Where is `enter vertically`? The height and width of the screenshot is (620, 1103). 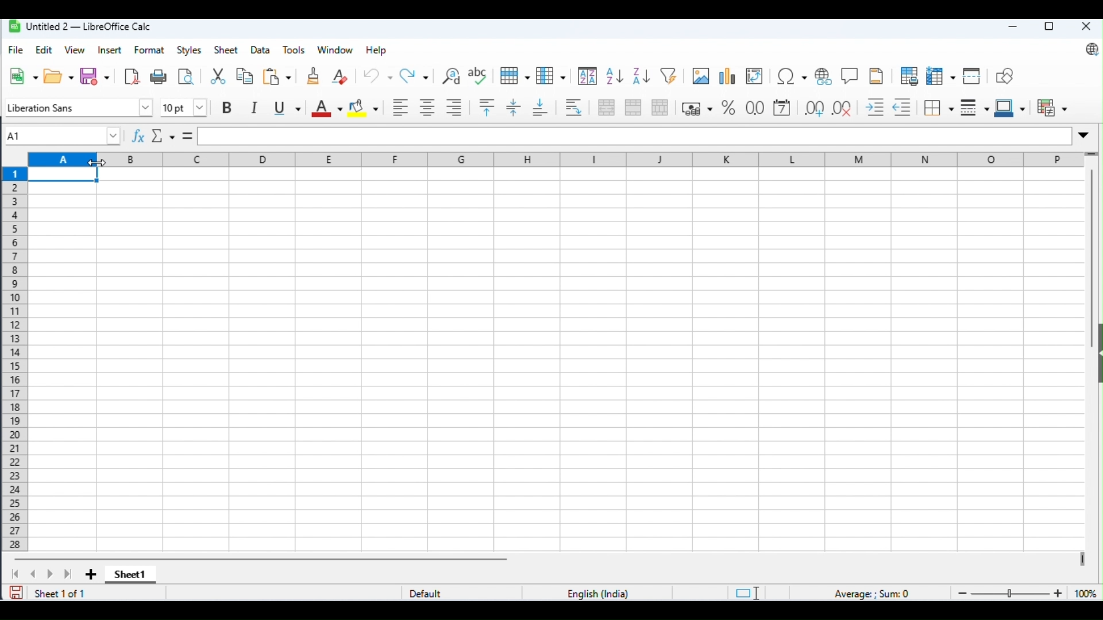 enter vertically is located at coordinates (514, 107).